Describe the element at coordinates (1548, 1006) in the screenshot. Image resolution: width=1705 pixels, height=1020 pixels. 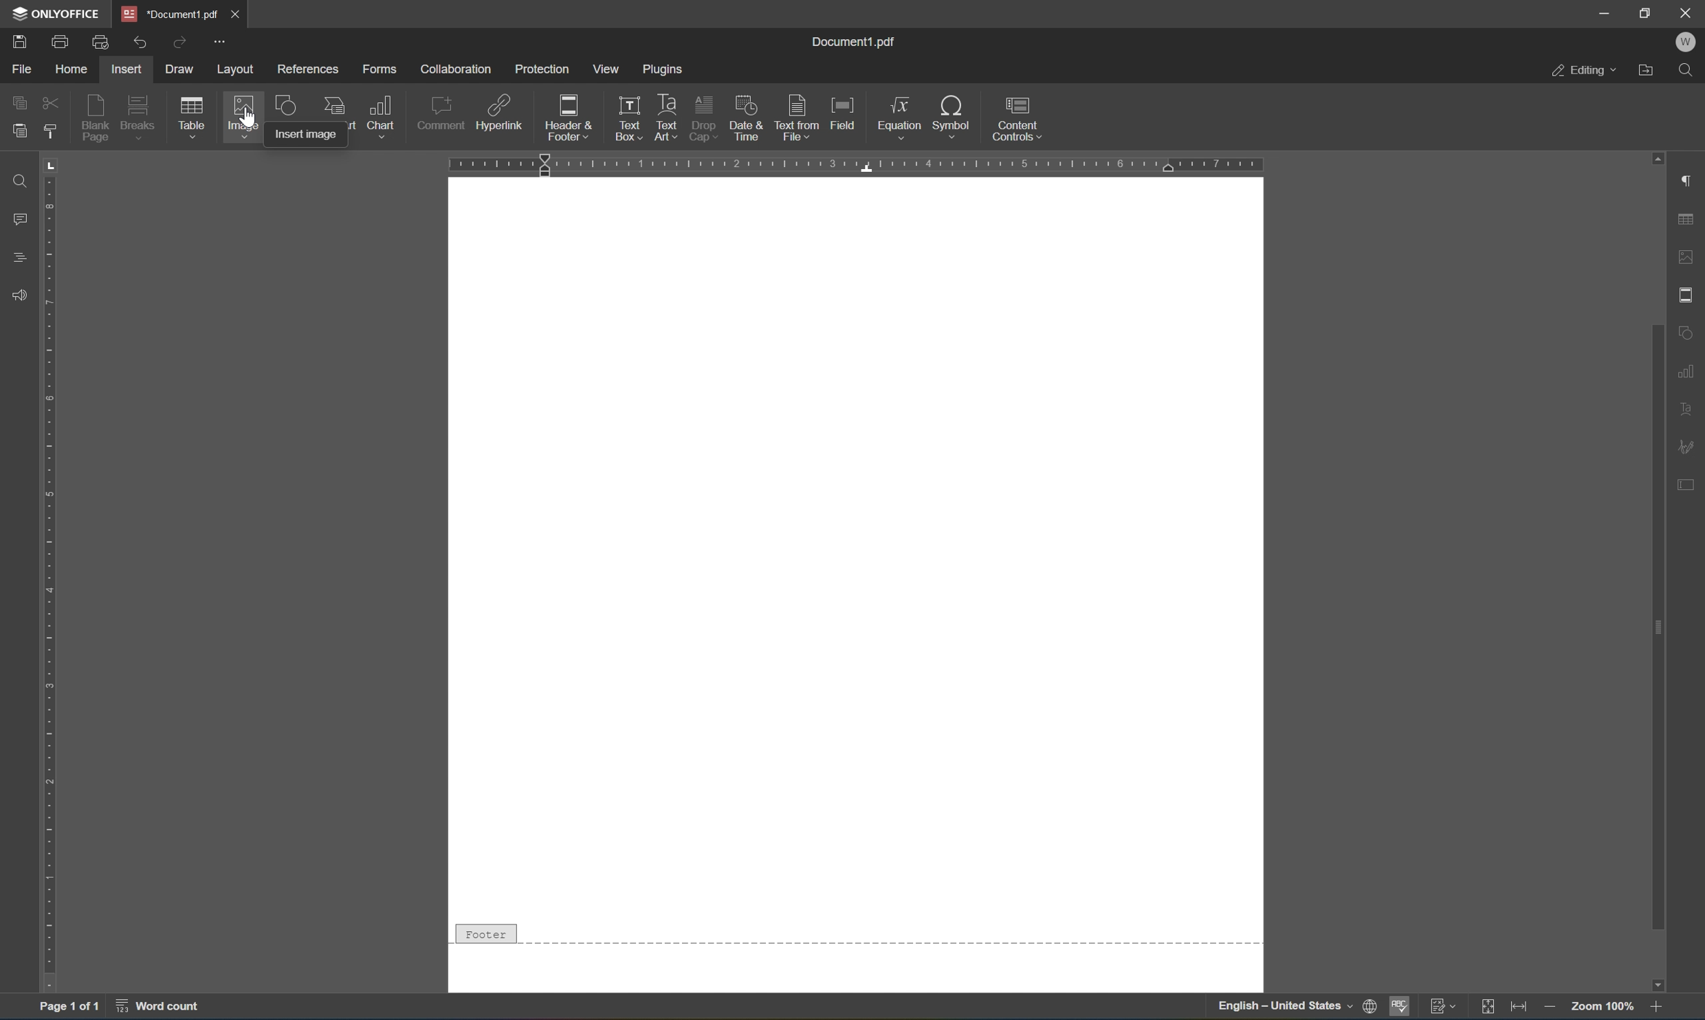
I see `zoom out` at that location.